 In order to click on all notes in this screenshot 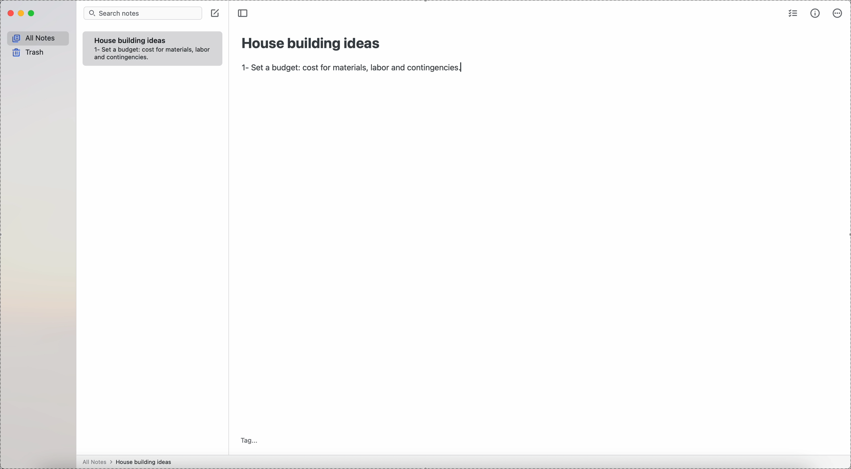, I will do `click(38, 38)`.